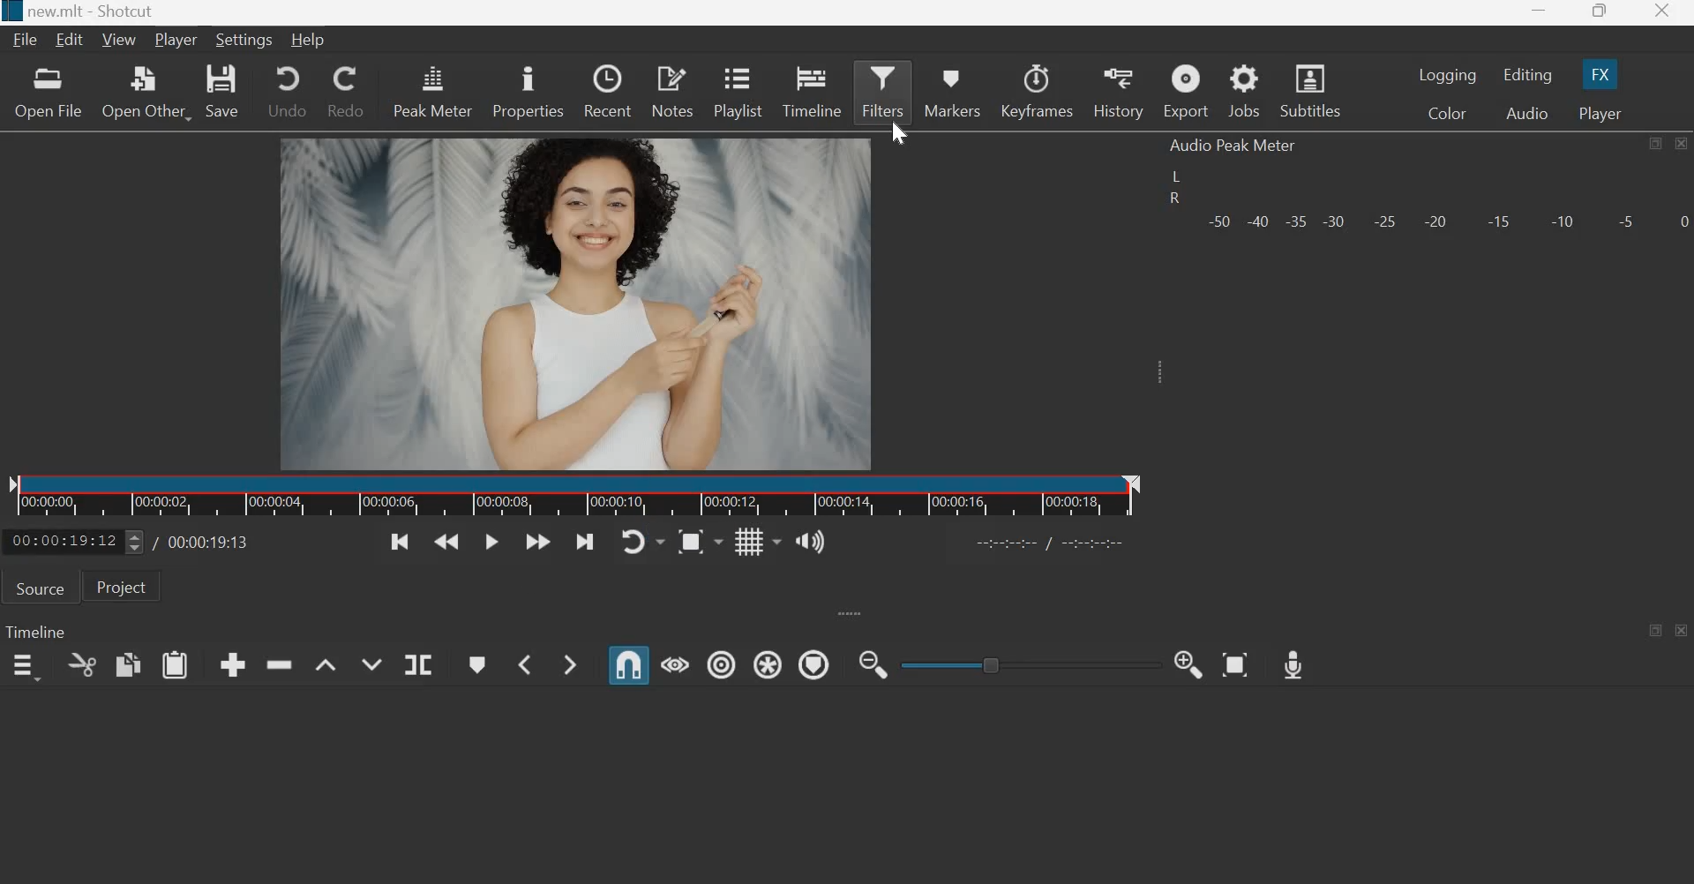 This screenshot has width=1694, height=884. What do you see at coordinates (1185, 93) in the screenshot?
I see `Export` at bounding box center [1185, 93].